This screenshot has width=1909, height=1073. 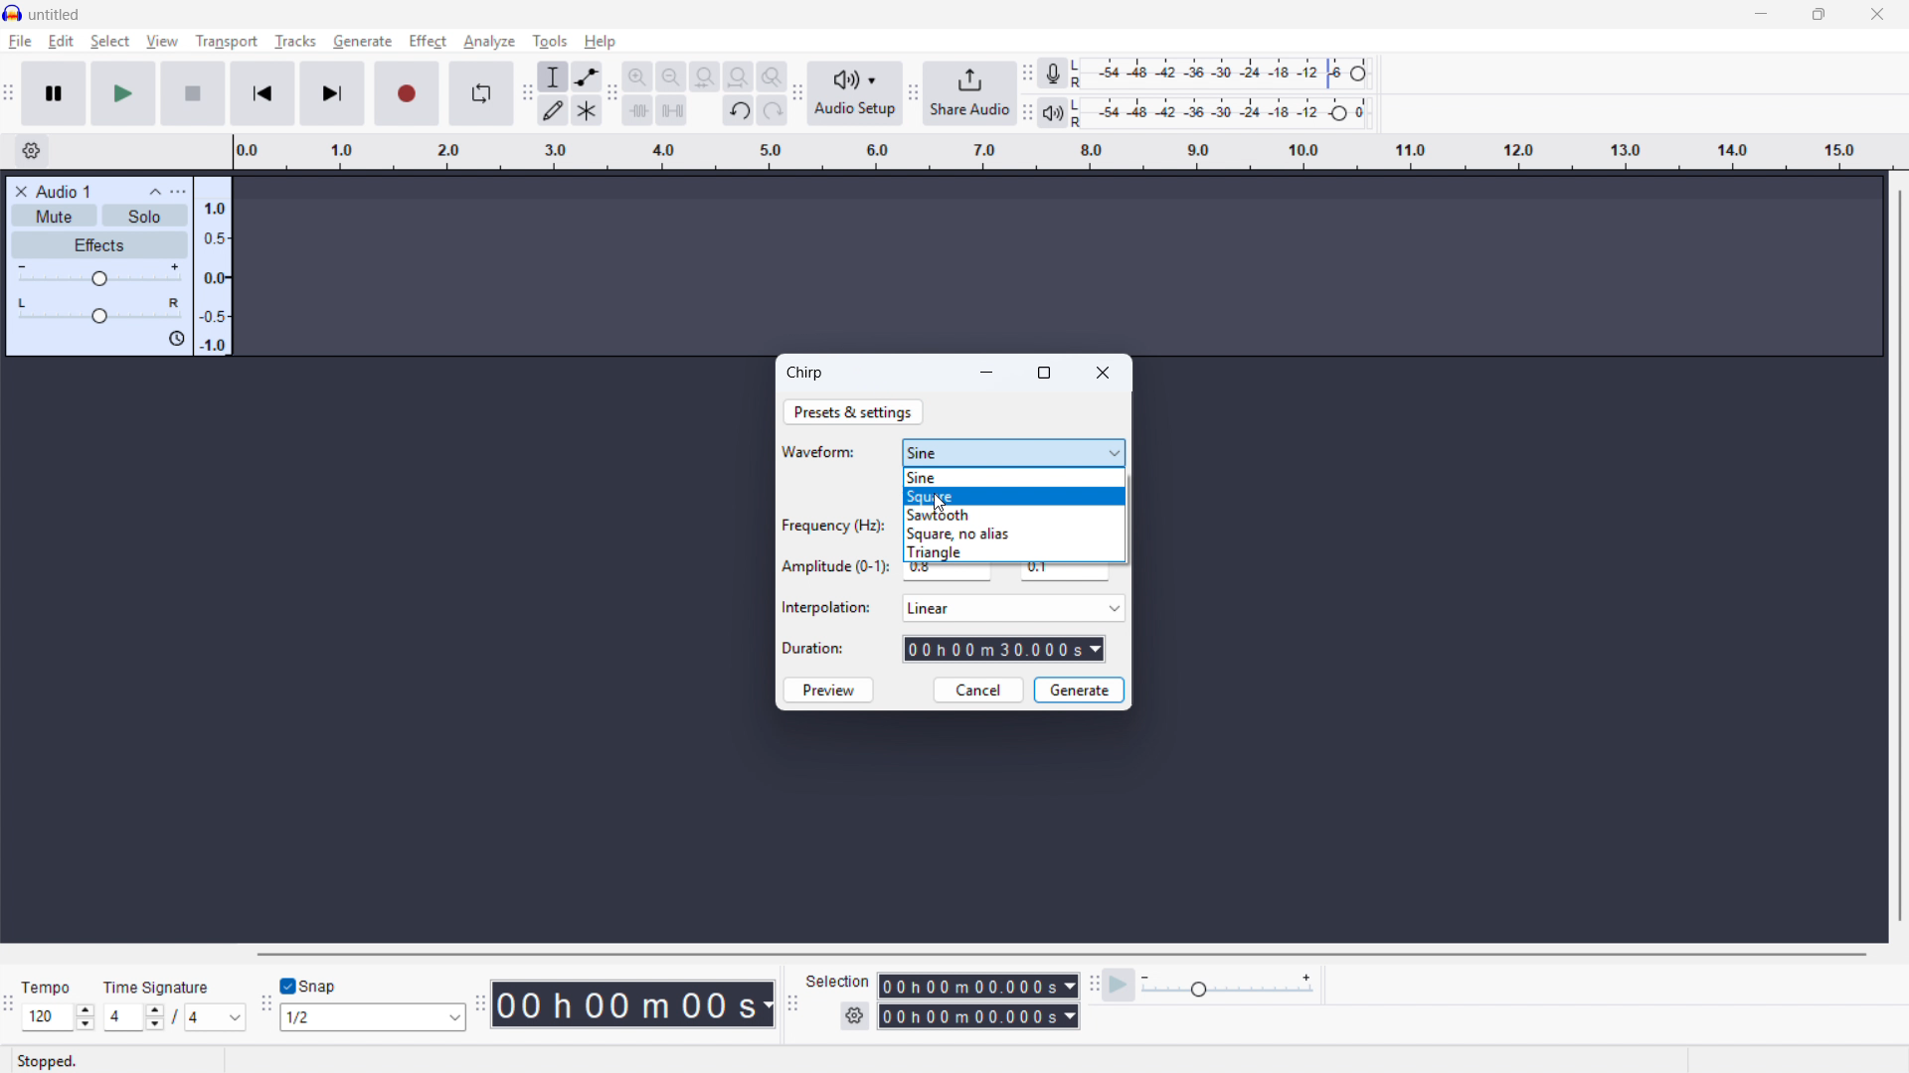 I want to click on Saw tooth , so click(x=1014, y=516).